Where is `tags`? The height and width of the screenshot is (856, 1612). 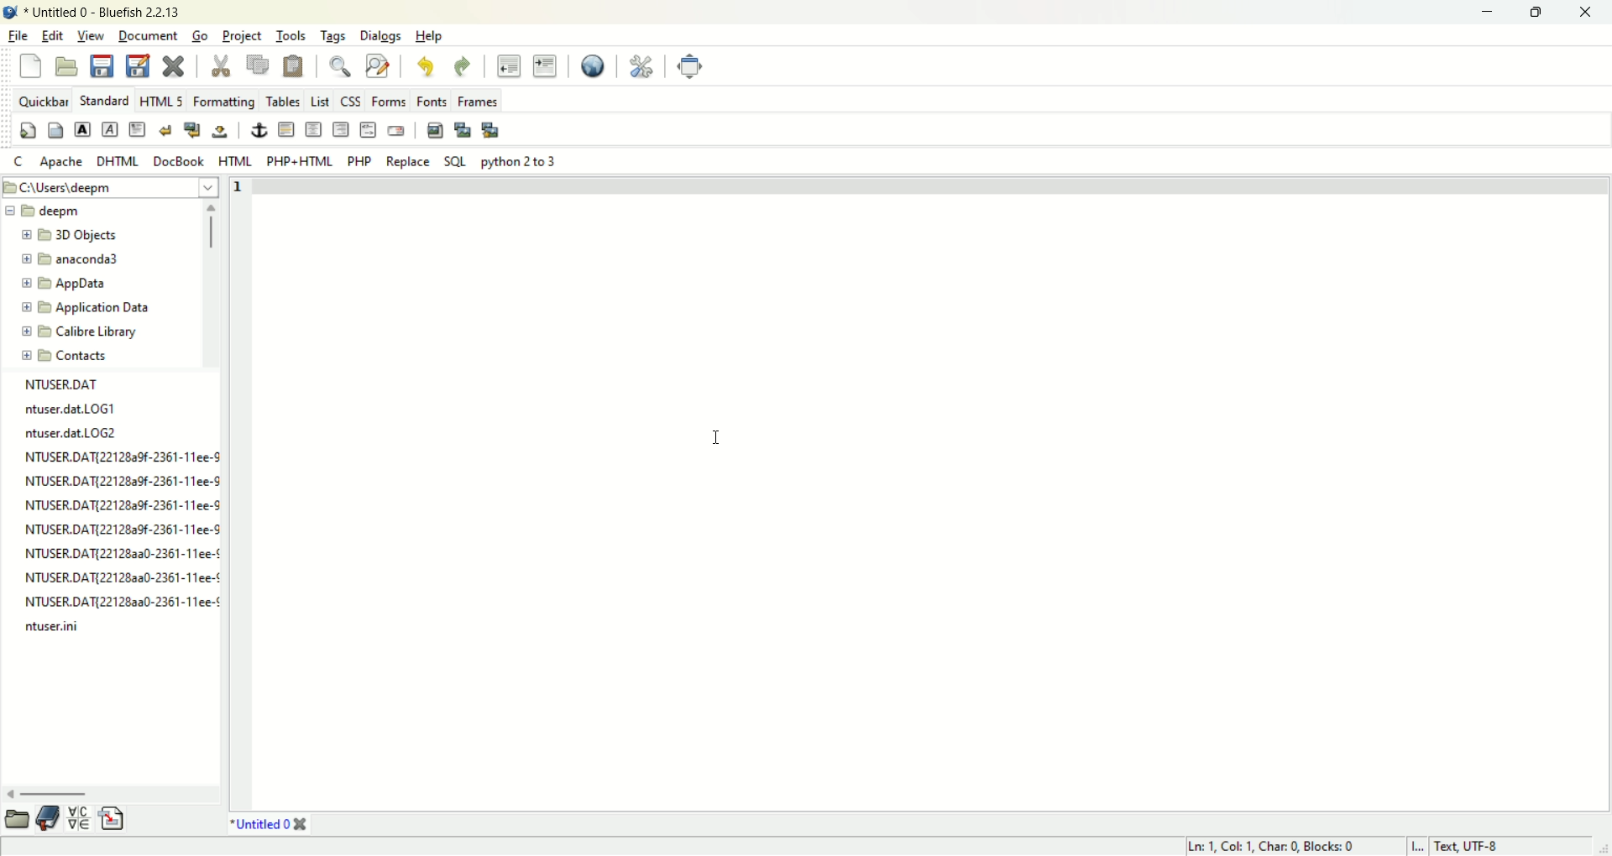
tags is located at coordinates (332, 34).